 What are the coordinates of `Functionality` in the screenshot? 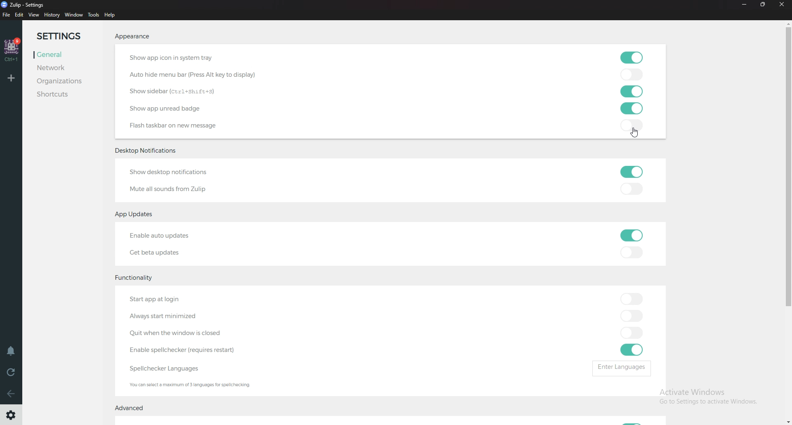 It's located at (134, 278).